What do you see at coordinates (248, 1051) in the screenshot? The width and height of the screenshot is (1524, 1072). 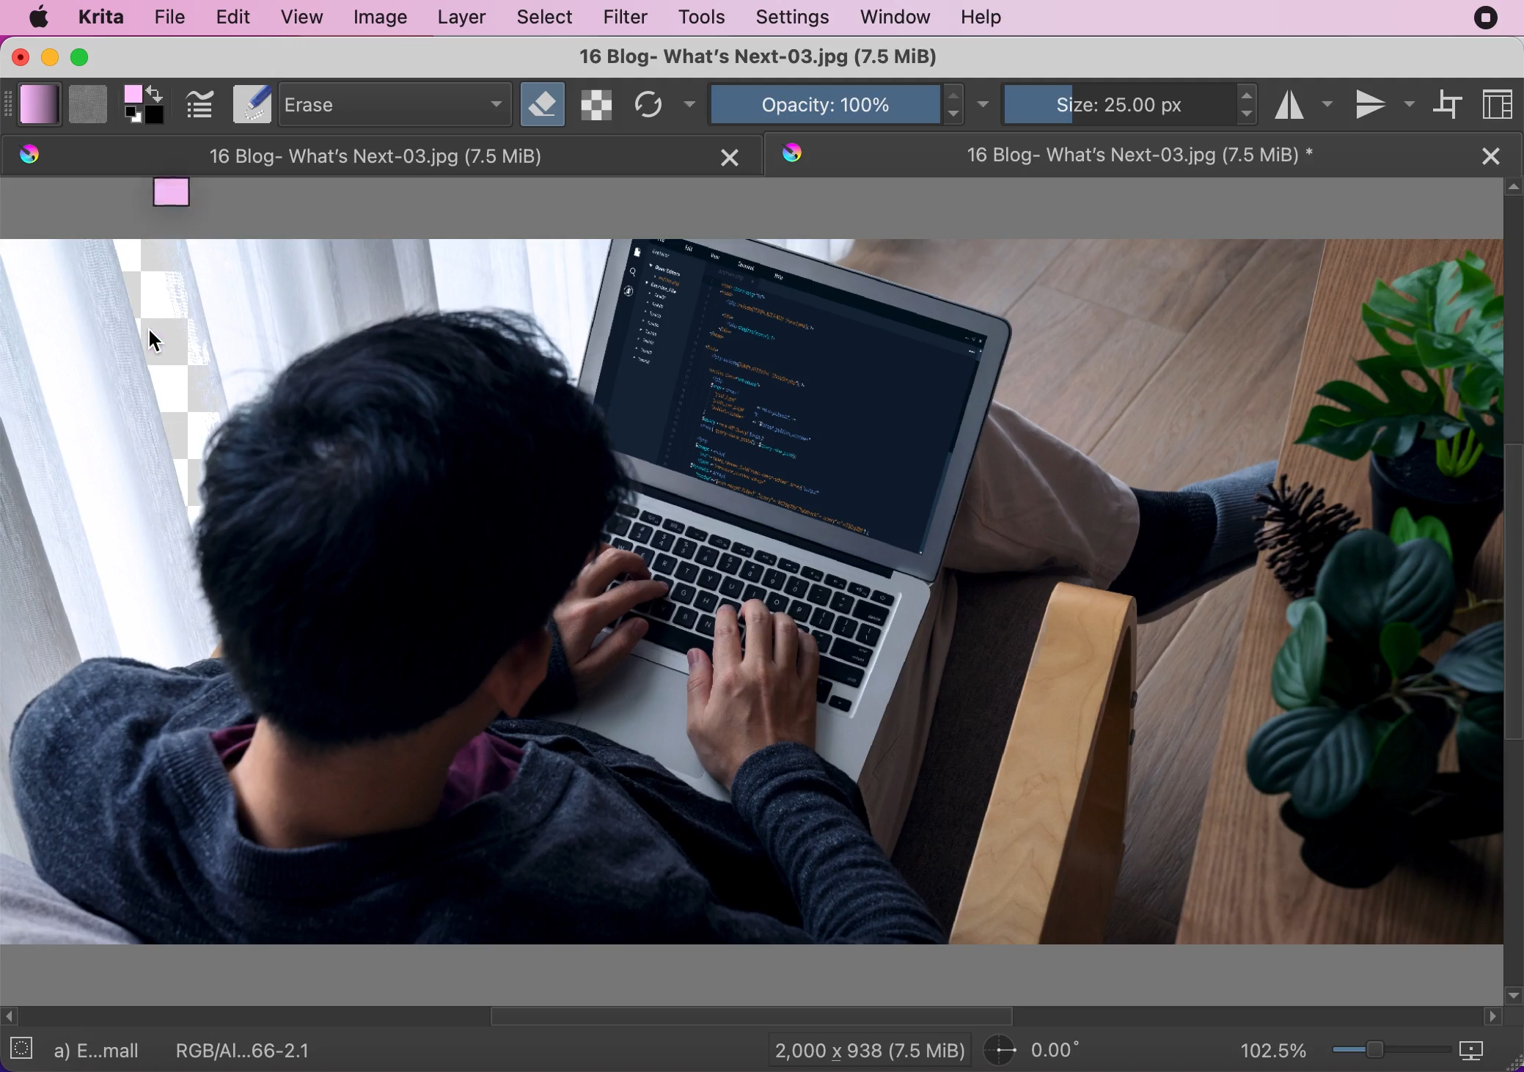 I see `RGB/AI...66-2.1` at bounding box center [248, 1051].